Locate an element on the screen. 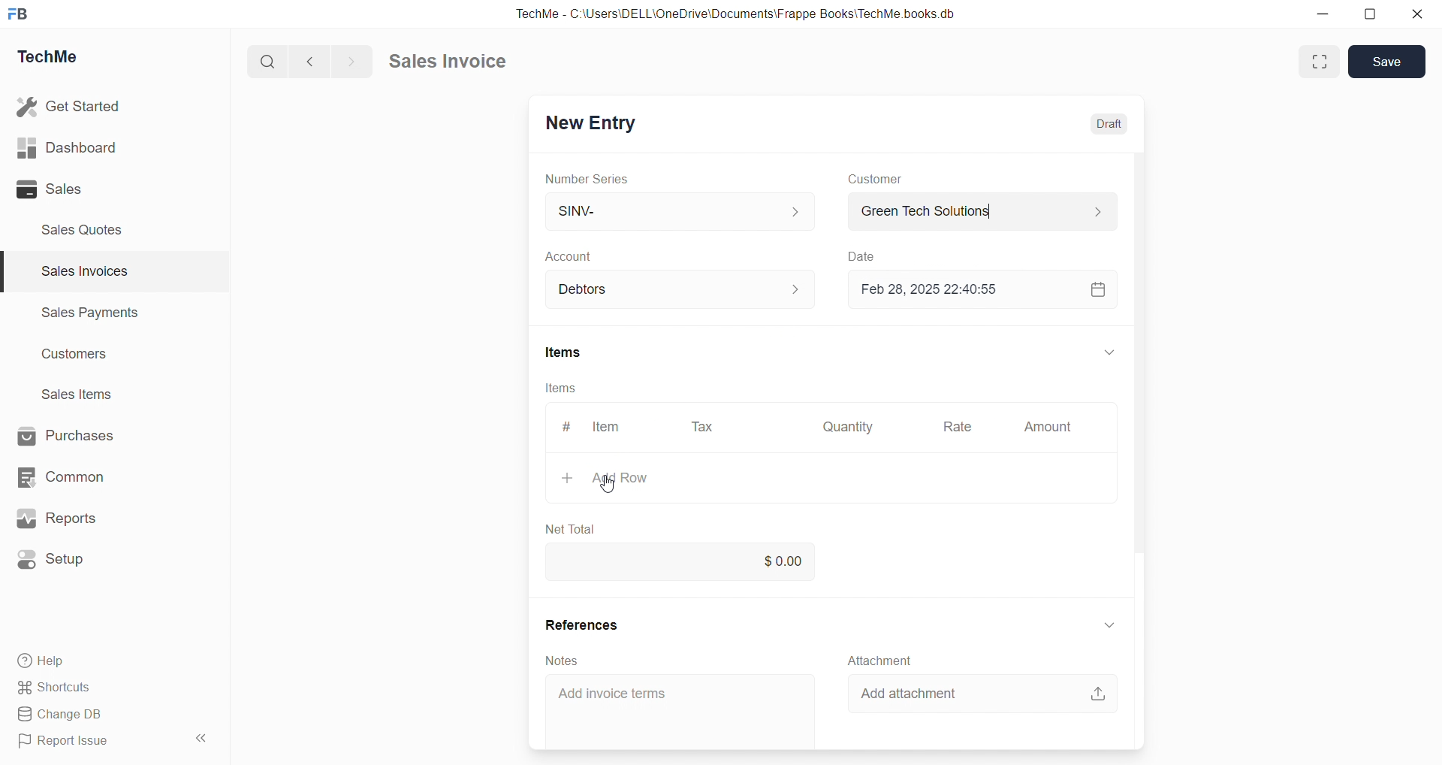 The width and height of the screenshot is (1442, 765). Setup is located at coordinates (53, 560).